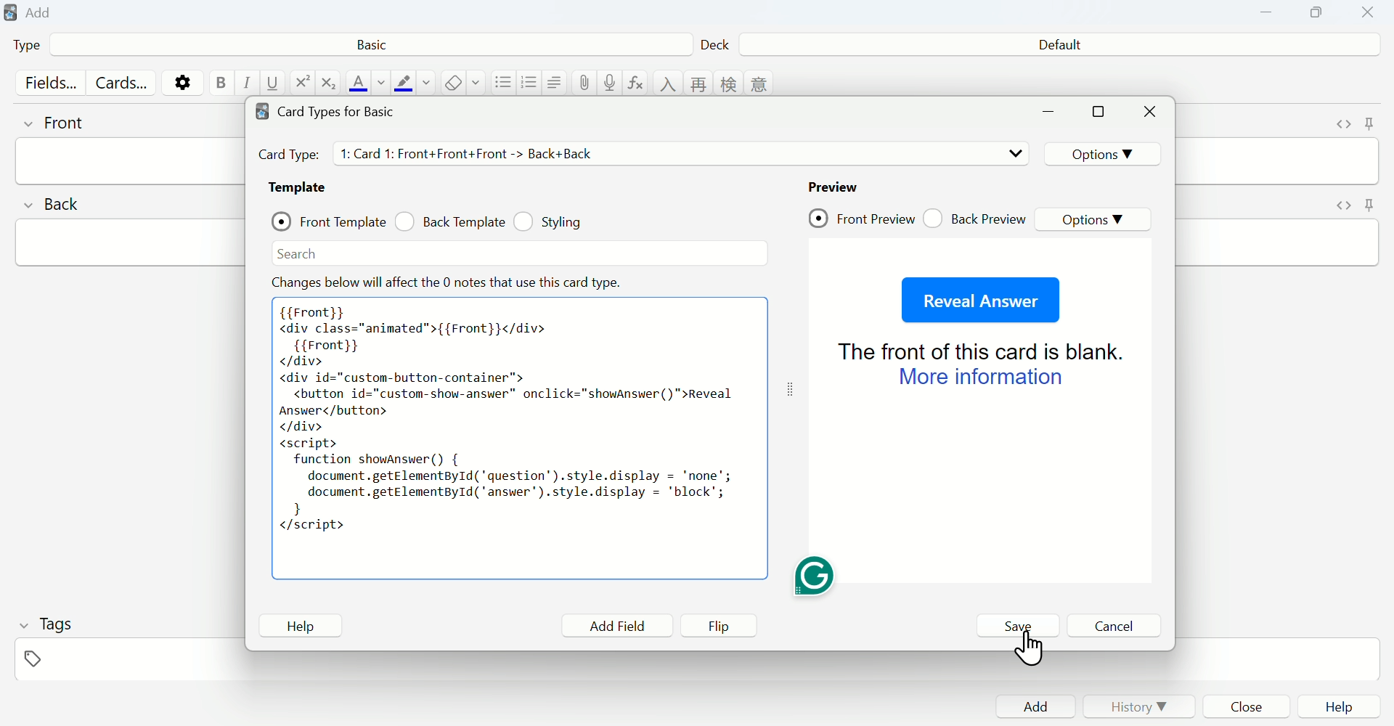 Image resolution: width=1394 pixels, height=726 pixels. Describe the element at coordinates (714, 46) in the screenshot. I see `Deck` at that location.